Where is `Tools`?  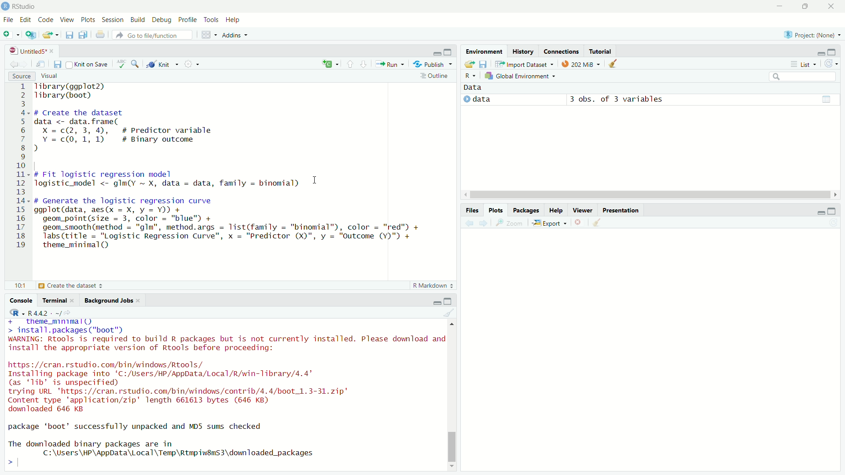 Tools is located at coordinates (210, 19).